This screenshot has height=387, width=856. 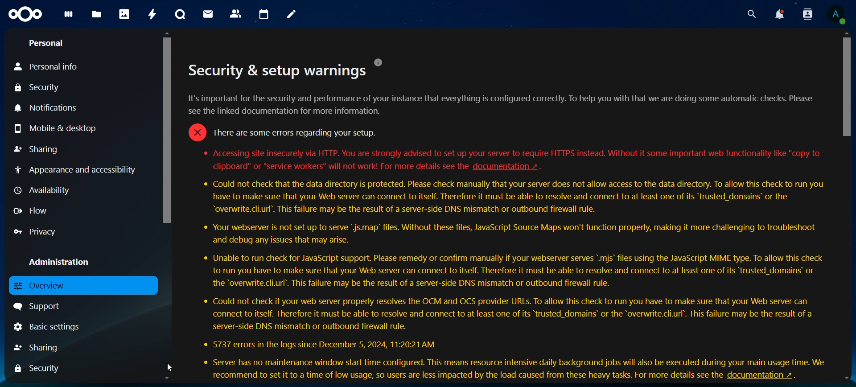 I want to click on security, so click(x=38, y=88).